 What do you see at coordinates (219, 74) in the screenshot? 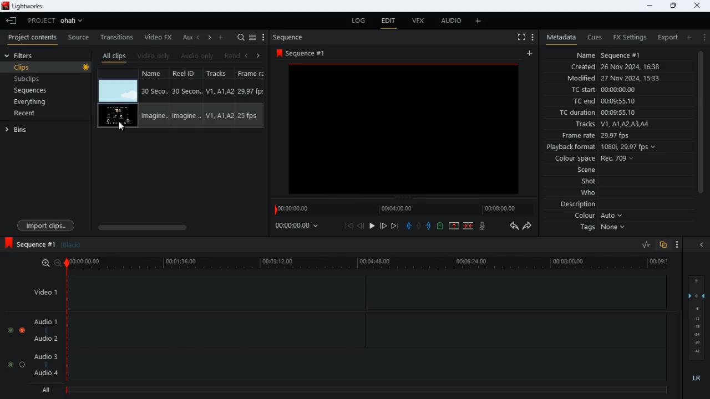
I see `tracks` at bounding box center [219, 74].